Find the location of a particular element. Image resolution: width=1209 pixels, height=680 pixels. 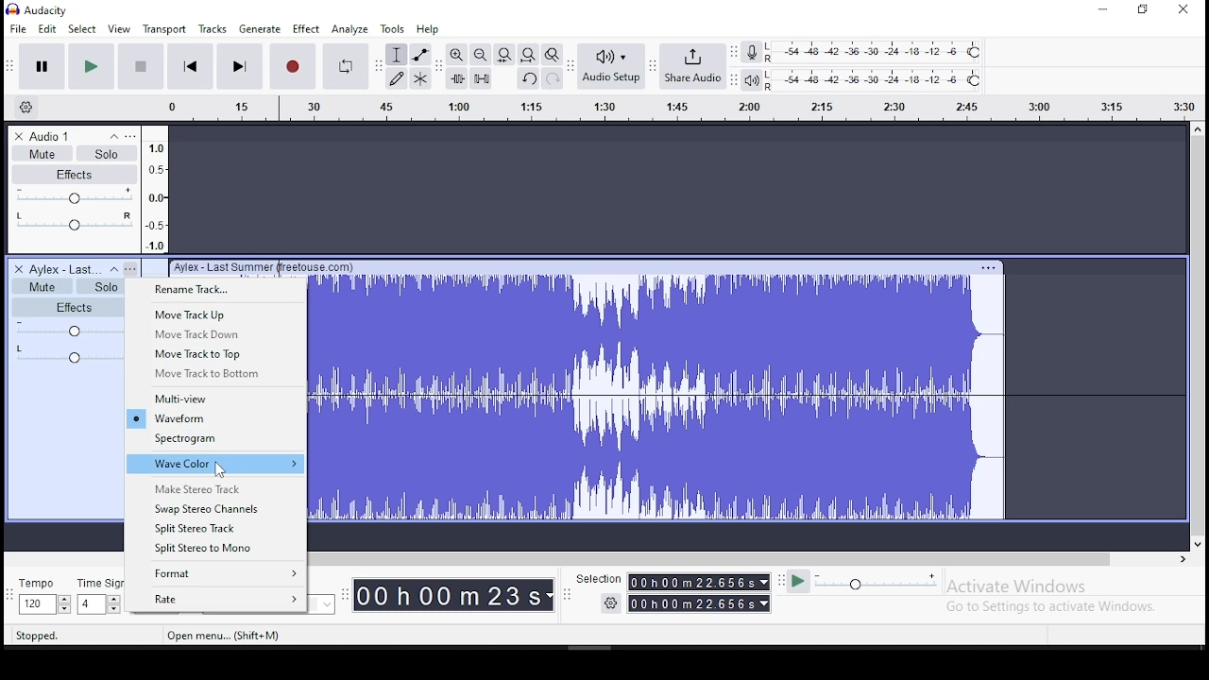

L is located at coordinates (773, 75).